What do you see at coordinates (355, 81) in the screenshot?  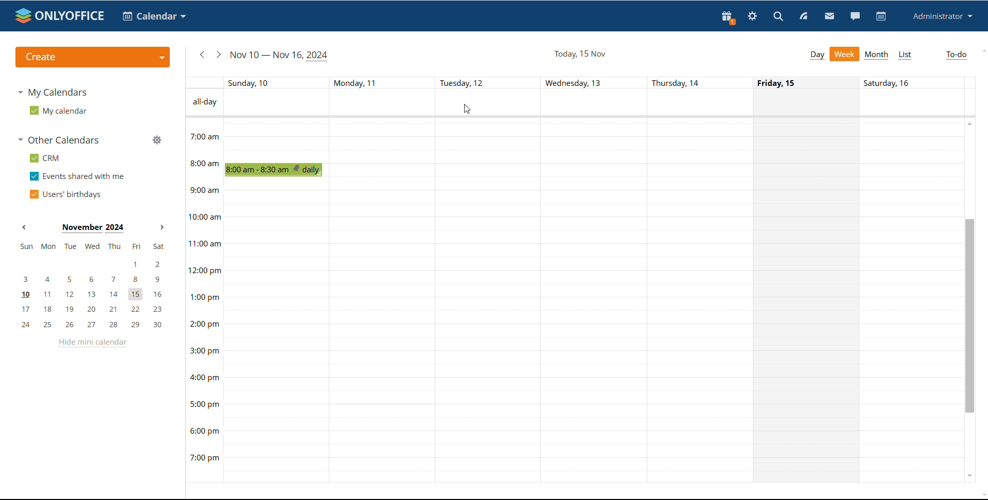 I see `text` at bounding box center [355, 81].